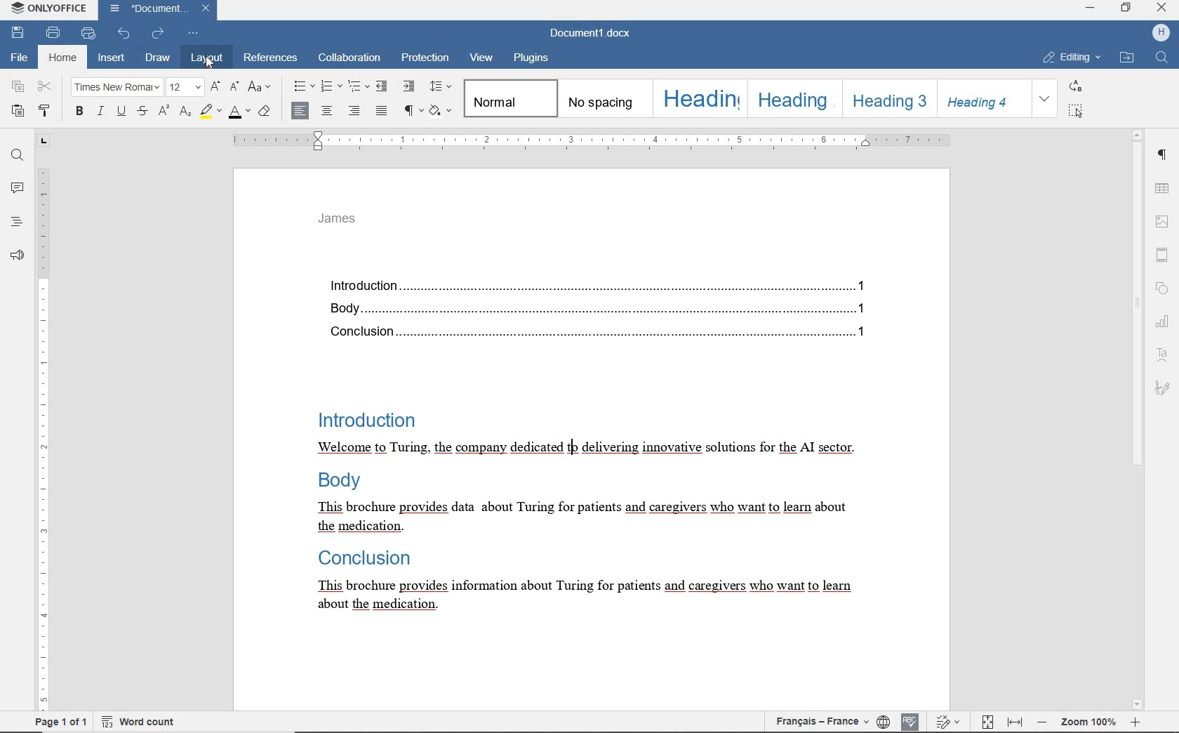 This screenshot has width=1179, height=733. I want to click on signature, so click(1164, 389).